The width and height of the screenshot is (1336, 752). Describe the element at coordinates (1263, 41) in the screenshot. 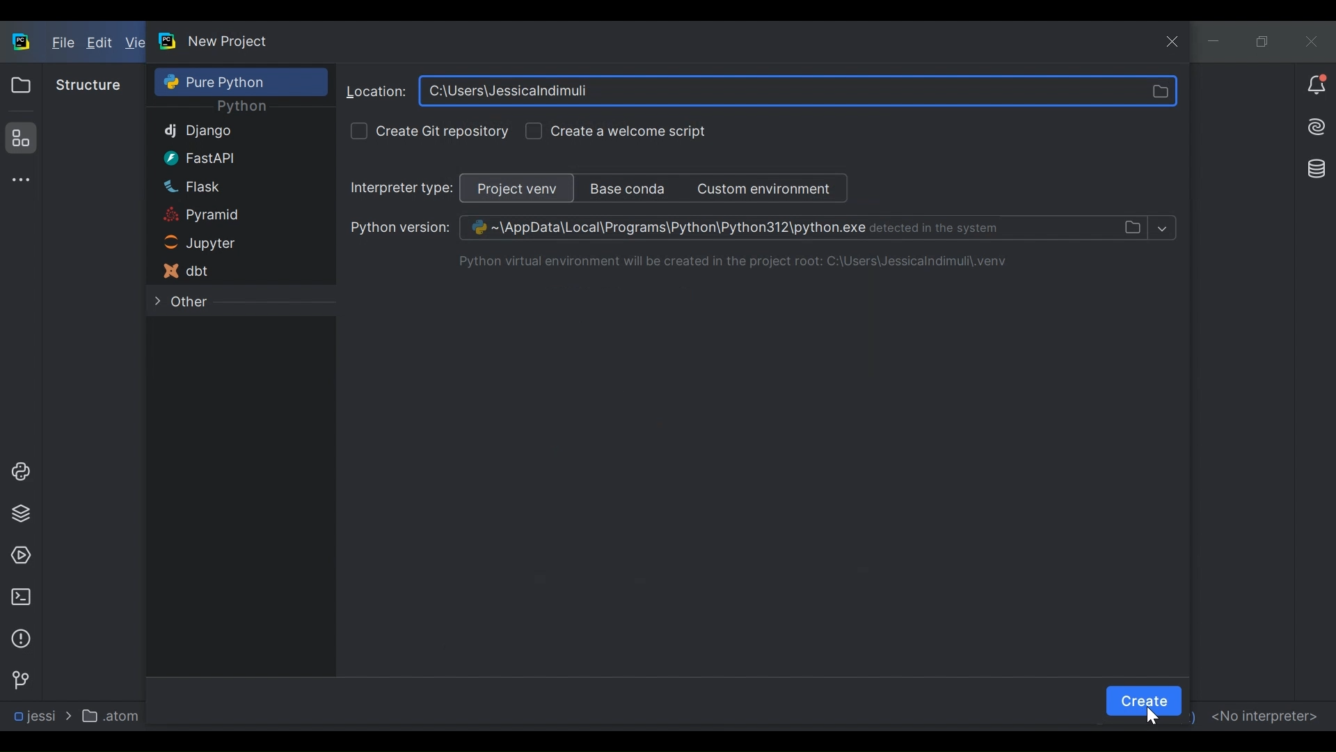

I see `Restore` at that location.